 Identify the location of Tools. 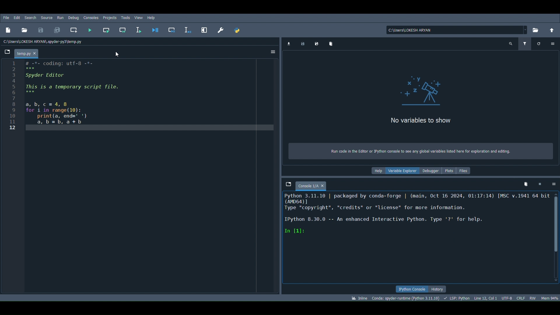
(126, 16).